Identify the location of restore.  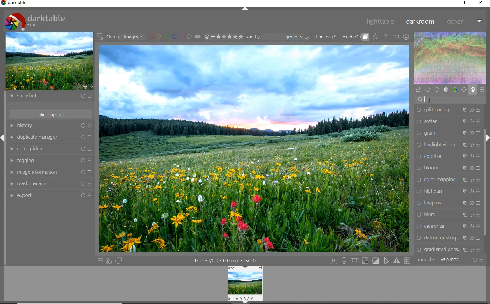
(464, 3).